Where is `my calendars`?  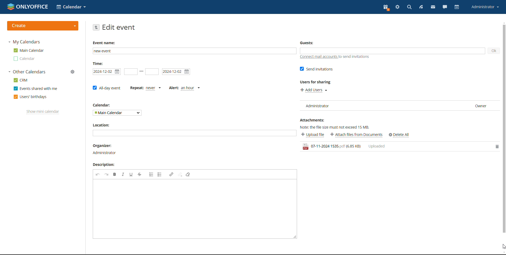
my calendars is located at coordinates (24, 42).